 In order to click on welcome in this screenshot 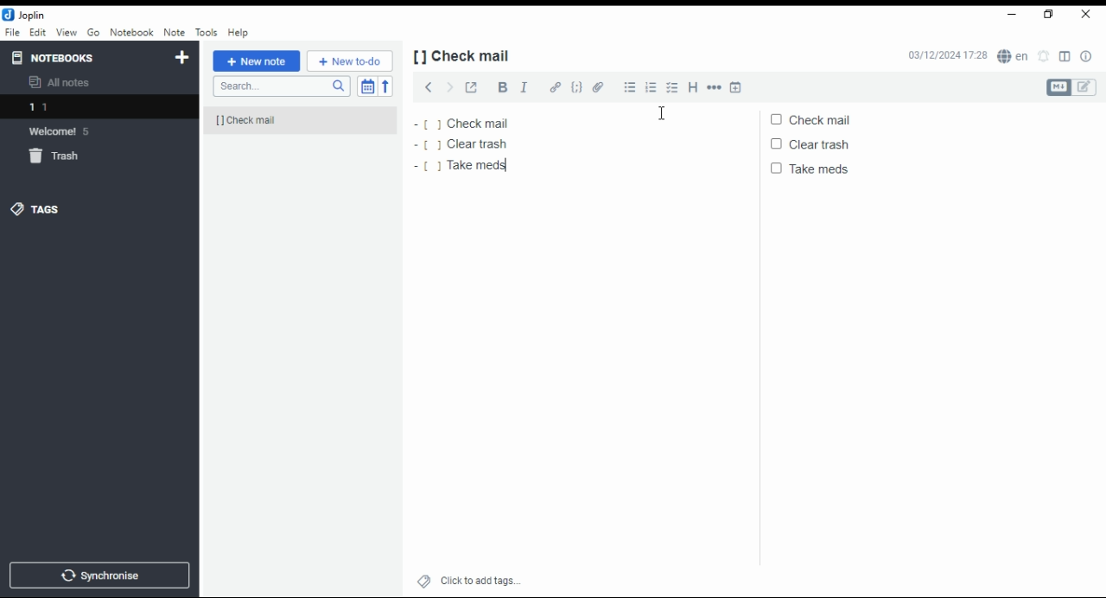, I will do `click(66, 131)`.